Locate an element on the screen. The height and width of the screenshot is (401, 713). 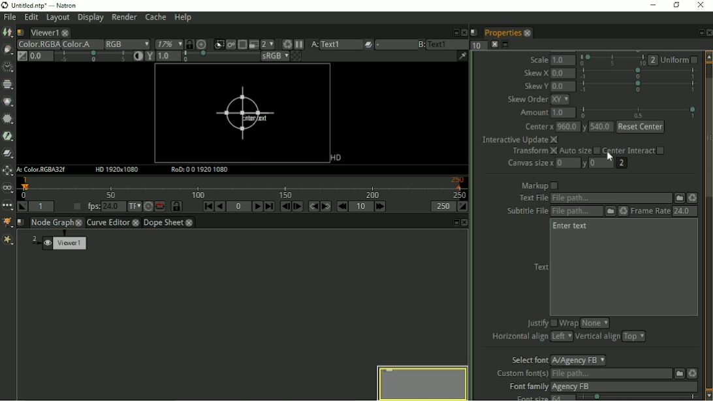
Skew X is located at coordinates (536, 72).